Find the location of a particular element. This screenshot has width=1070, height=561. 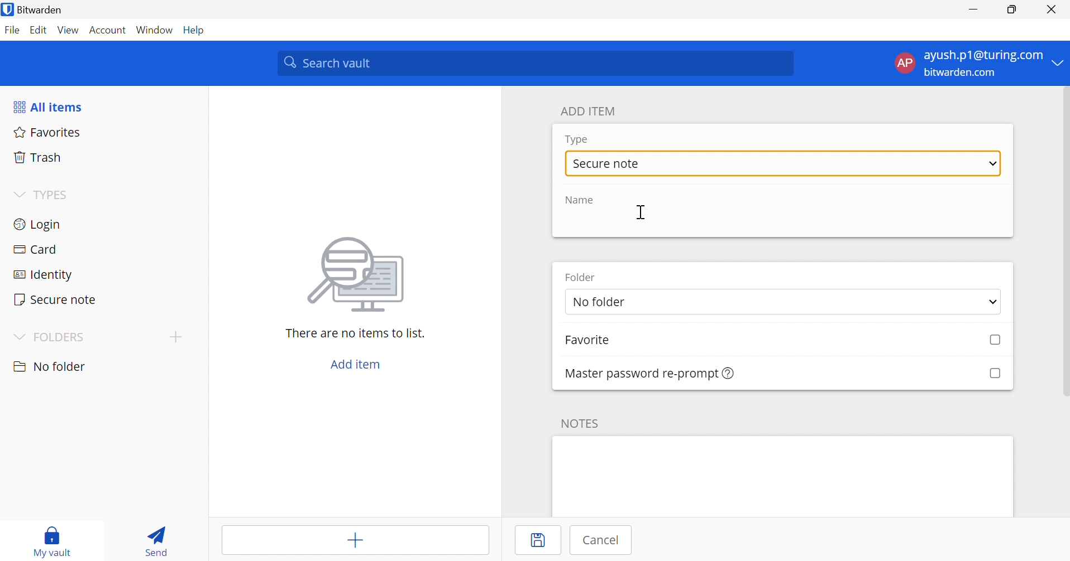

Cursor is located at coordinates (644, 214).